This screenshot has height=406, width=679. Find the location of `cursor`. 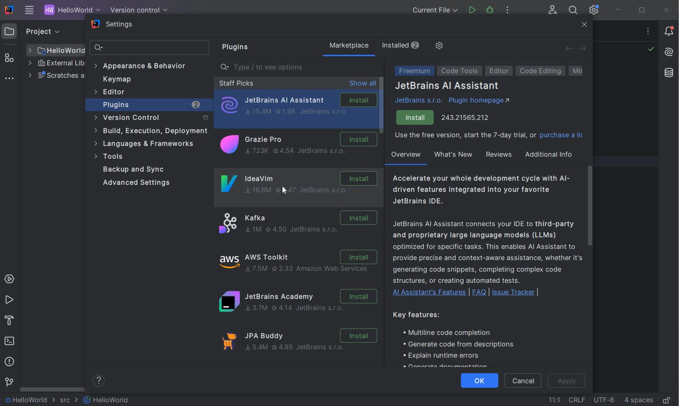

cursor is located at coordinates (285, 191).